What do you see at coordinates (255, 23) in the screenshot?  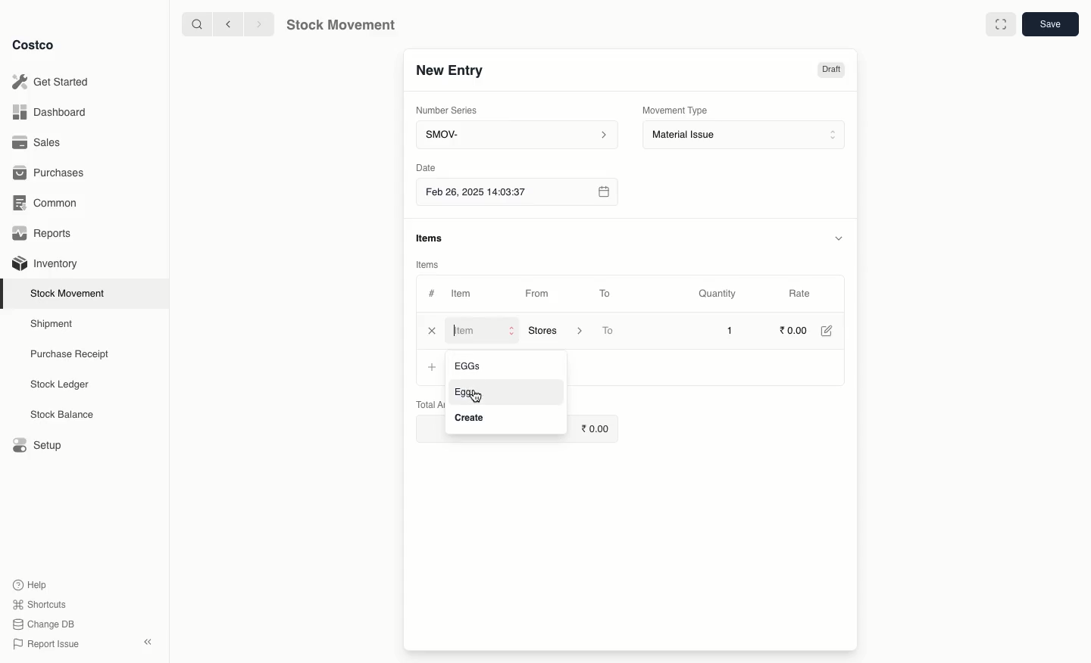 I see `forward` at bounding box center [255, 23].